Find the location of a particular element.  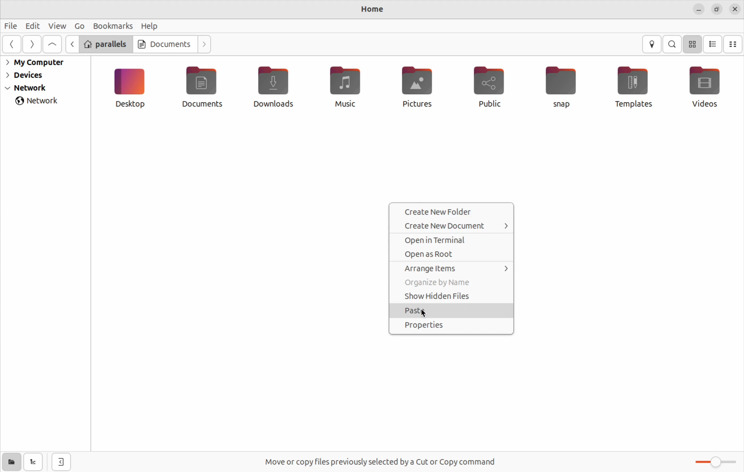

Go next is located at coordinates (205, 44).